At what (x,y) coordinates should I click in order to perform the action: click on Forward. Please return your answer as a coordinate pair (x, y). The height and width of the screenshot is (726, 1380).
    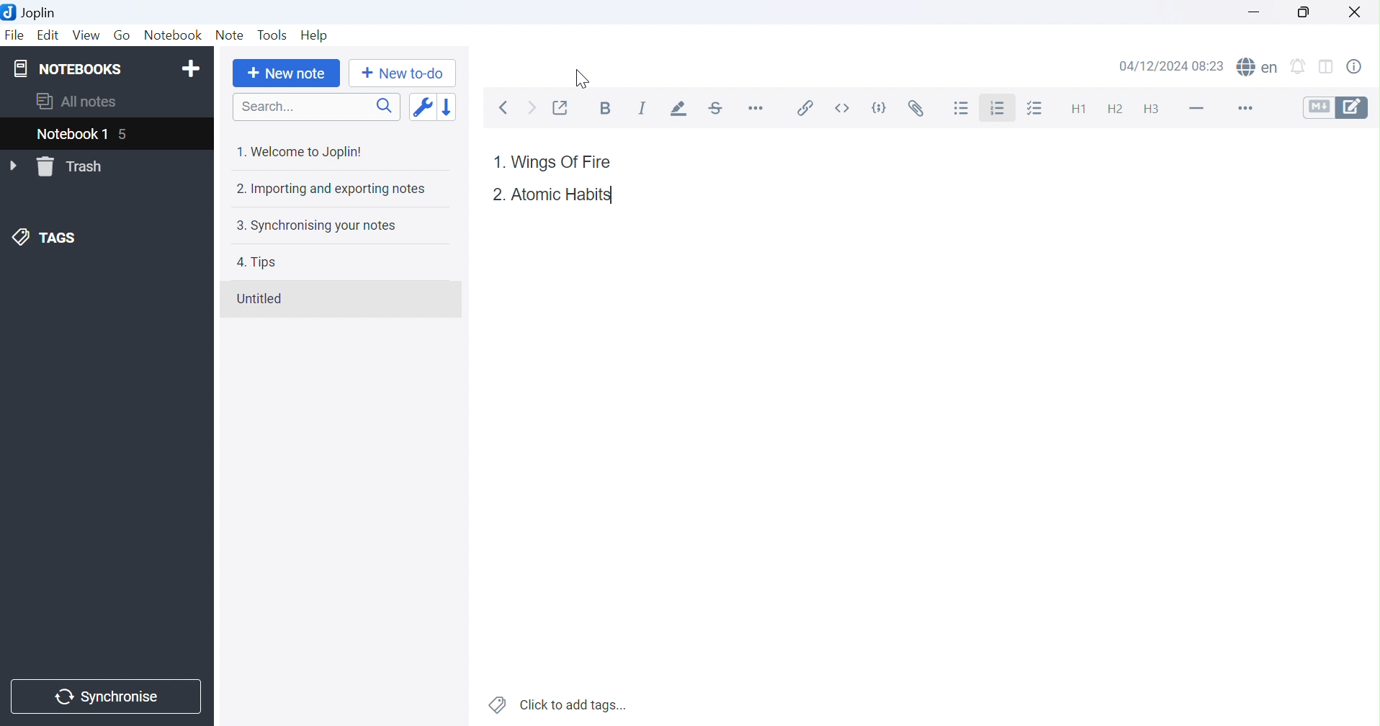
    Looking at the image, I should click on (532, 108).